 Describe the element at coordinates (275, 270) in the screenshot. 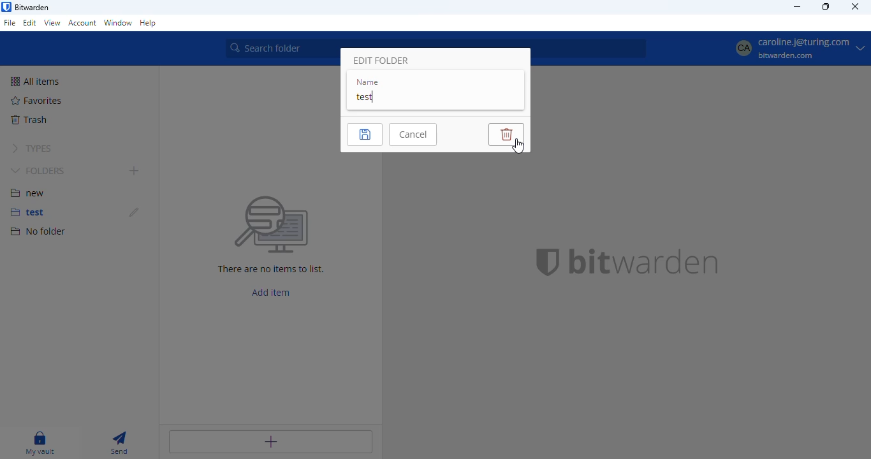

I see `There are no items to list` at that location.